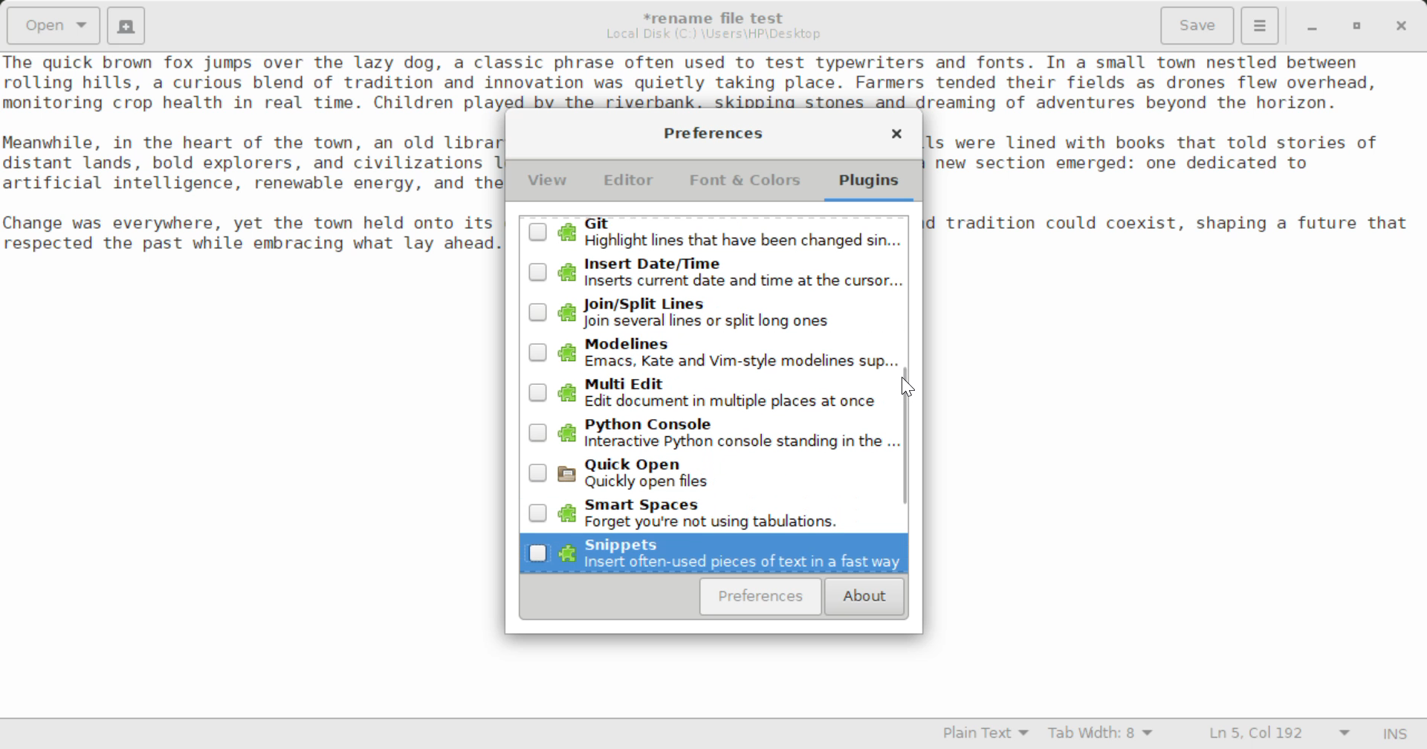 This screenshot has width=1427, height=749. What do you see at coordinates (862, 597) in the screenshot?
I see `About` at bounding box center [862, 597].